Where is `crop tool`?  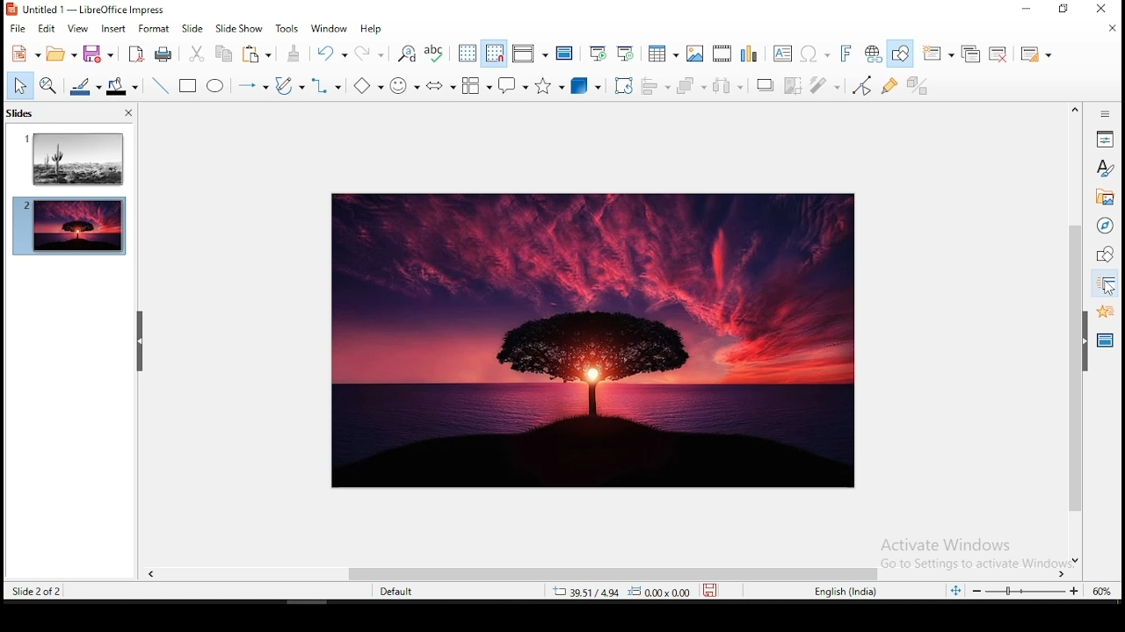
crop tool is located at coordinates (623, 84).